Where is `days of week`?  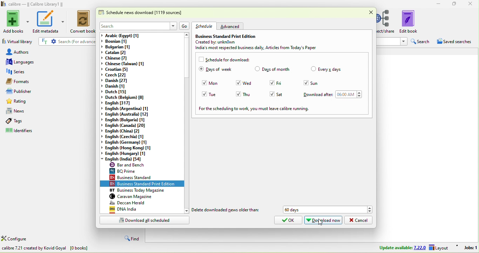 days of week is located at coordinates (220, 70).